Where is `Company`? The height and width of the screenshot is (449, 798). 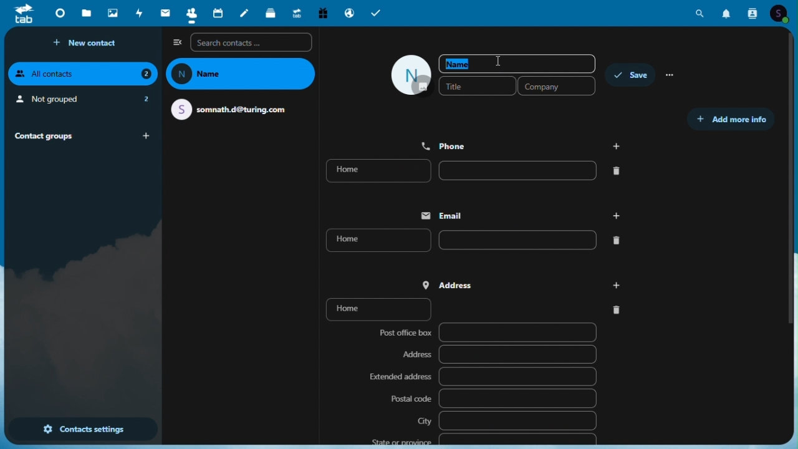
Company is located at coordinates (557, 86).